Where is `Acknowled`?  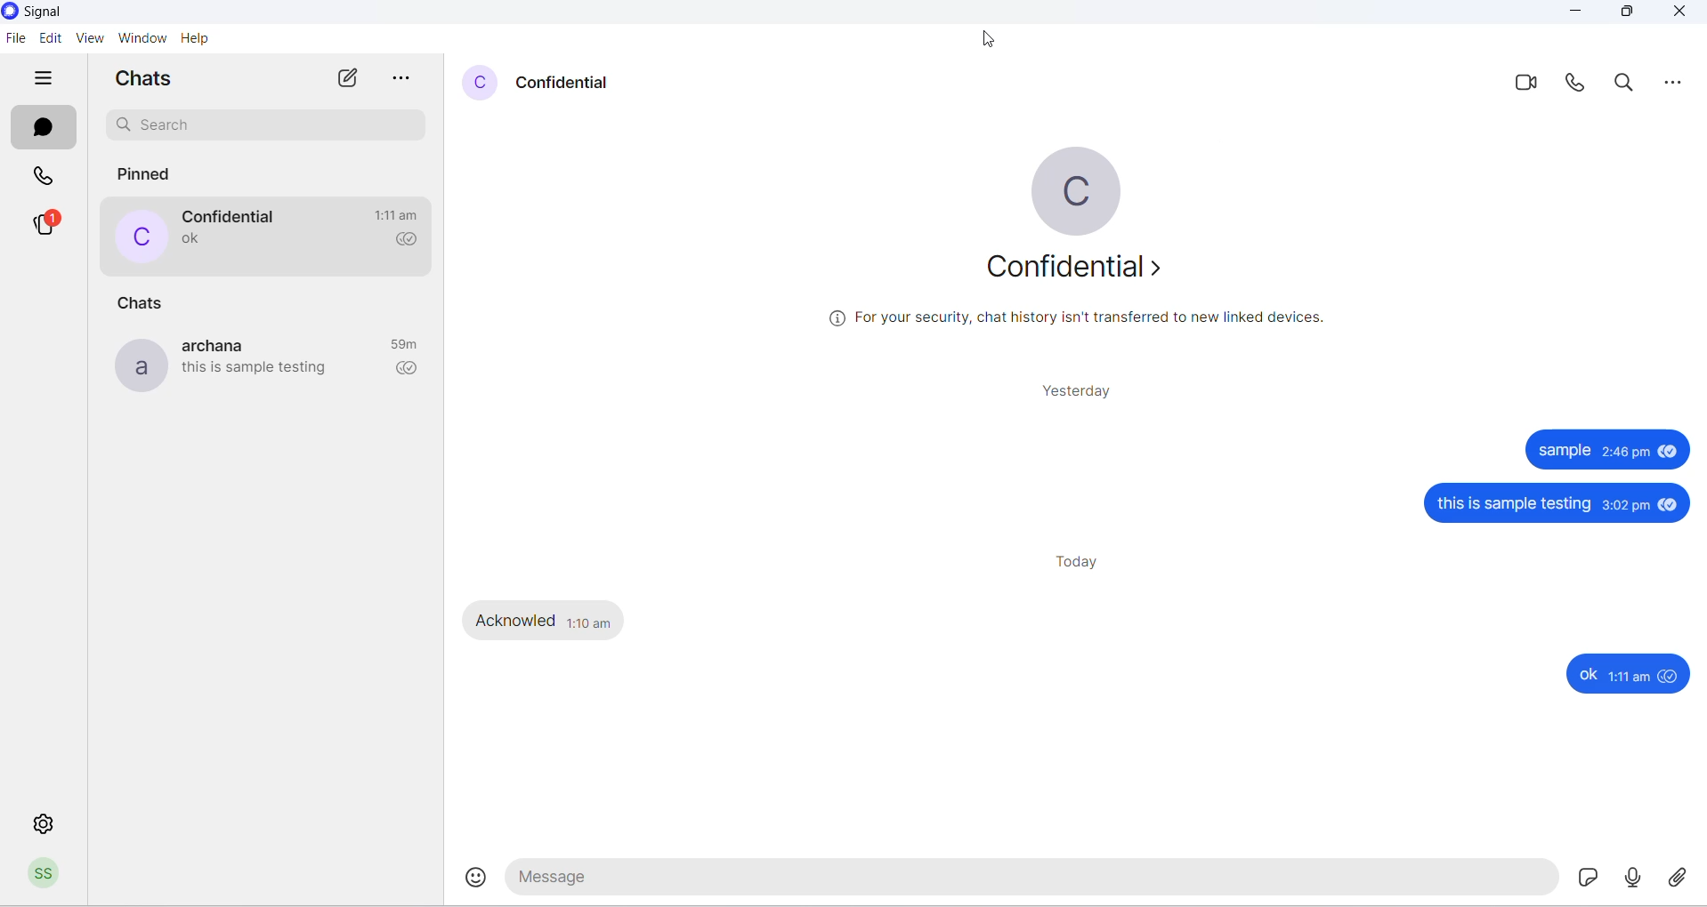 Acknowled is located at coordinates (516, 620).